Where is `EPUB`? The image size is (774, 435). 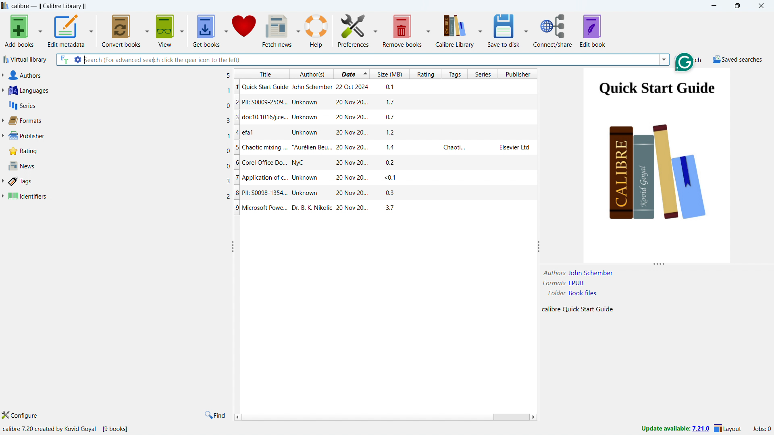 EPUB is located at coordinates (583, 284).